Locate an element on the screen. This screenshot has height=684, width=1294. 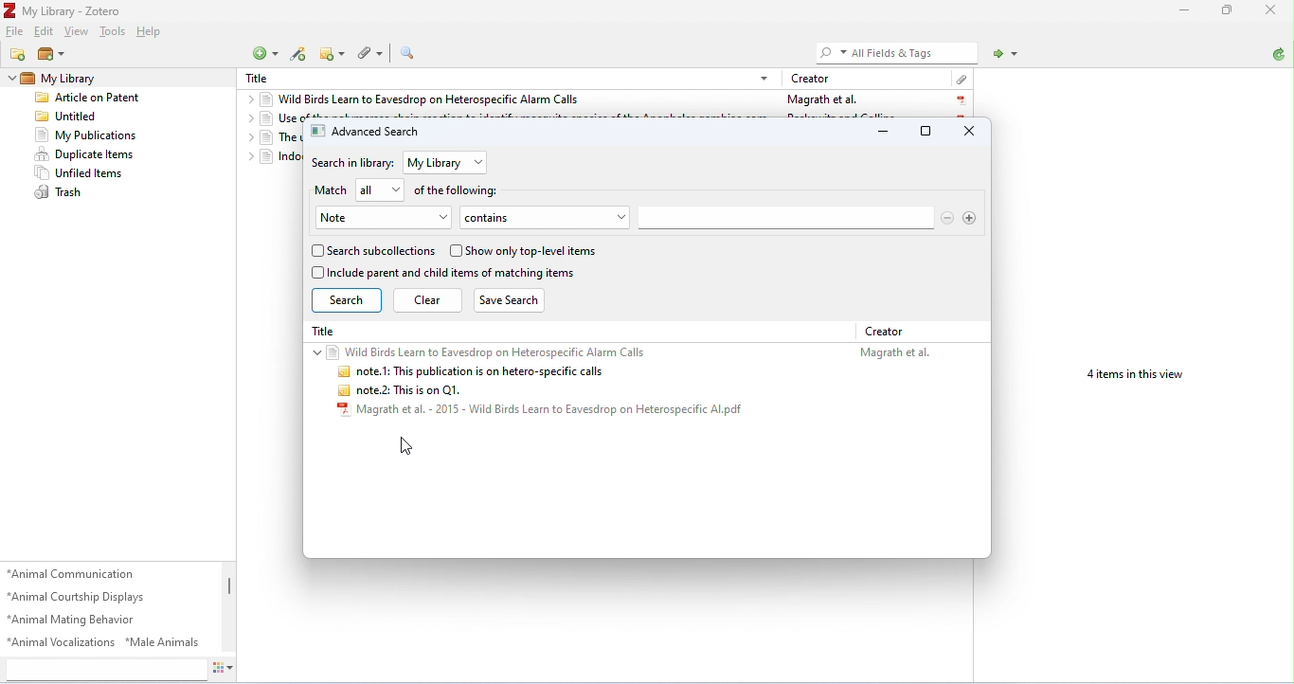
add search option is located at coordinates (970, 217).